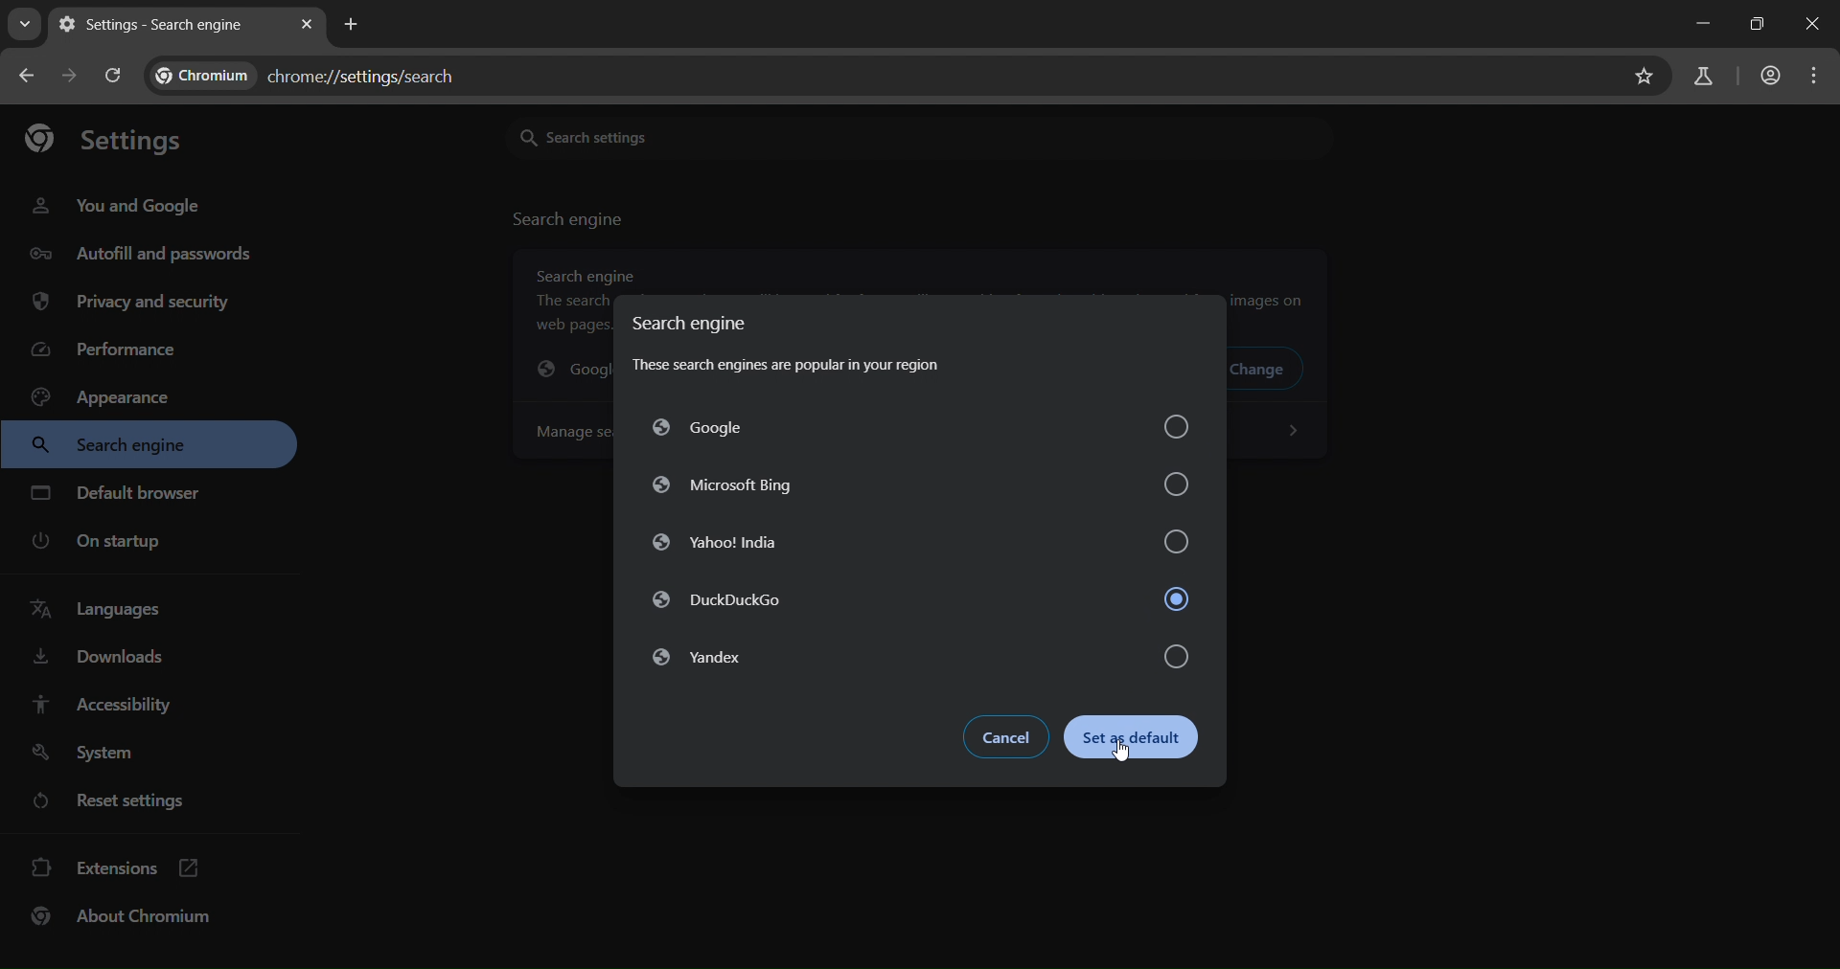  What do you see at coordinates (920, 602) in the screenshot?
I see `Duckduckgo` at bounding box center [920, 602].